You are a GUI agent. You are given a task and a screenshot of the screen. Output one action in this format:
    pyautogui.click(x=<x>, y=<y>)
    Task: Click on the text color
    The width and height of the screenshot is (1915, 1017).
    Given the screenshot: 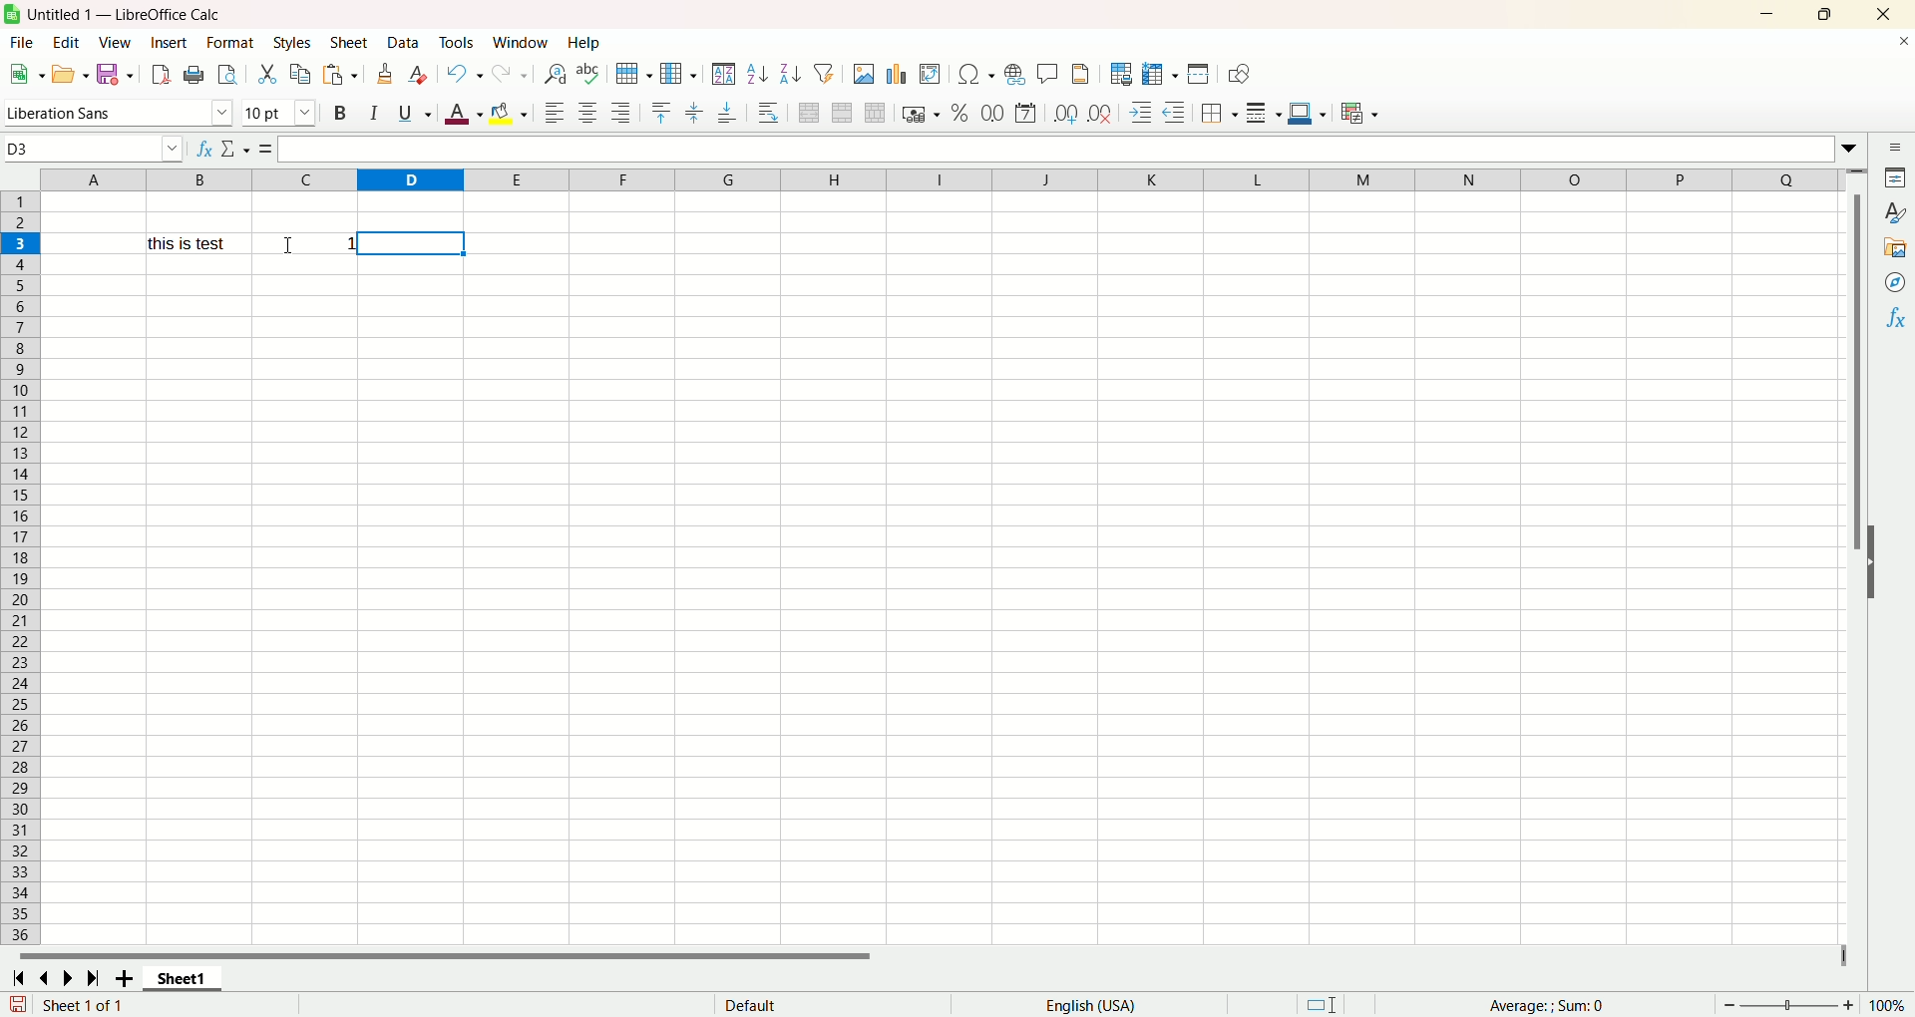 What is the action you would take?
    pyautogui.click(x=466, y=115)
    